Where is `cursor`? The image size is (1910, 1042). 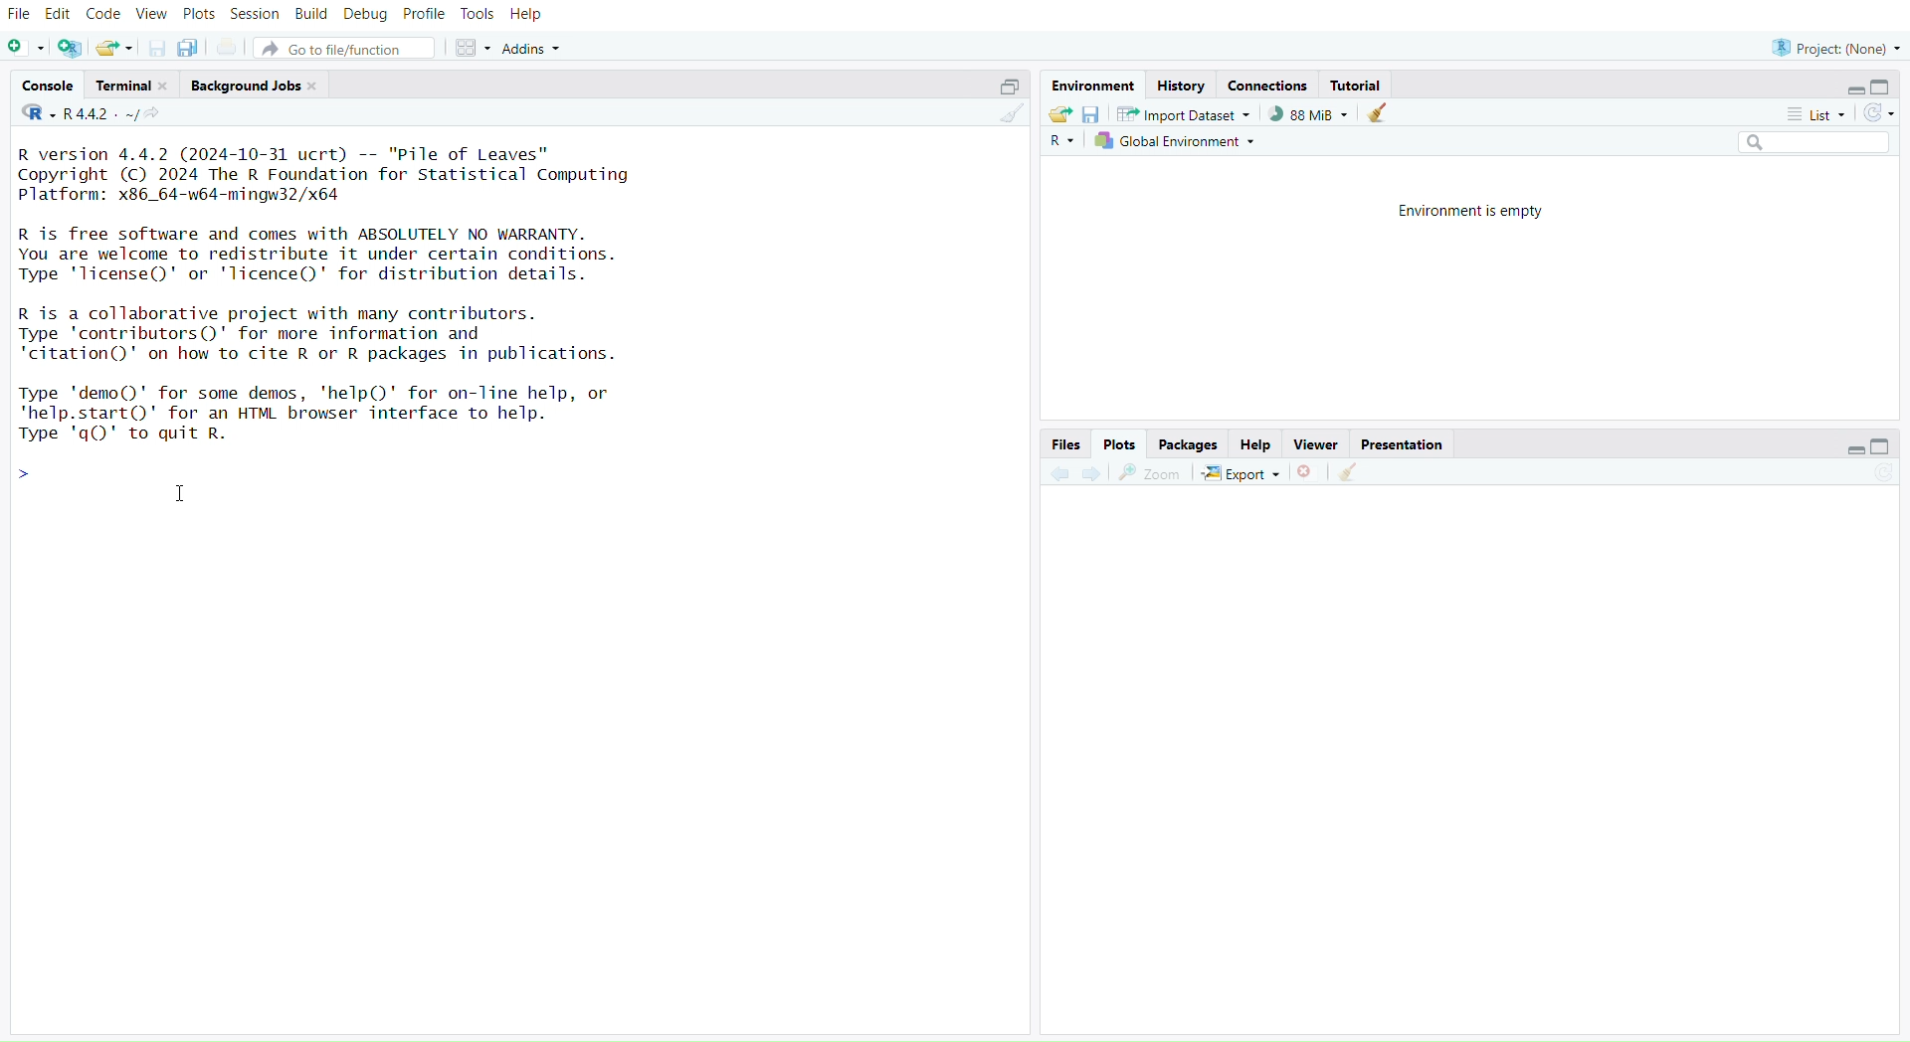 cursor is located at coordinates (184, 496).